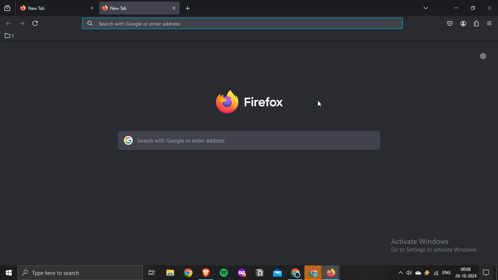 The image size is (498, 280). I want to click on search google or enter address, so click(242, 24).